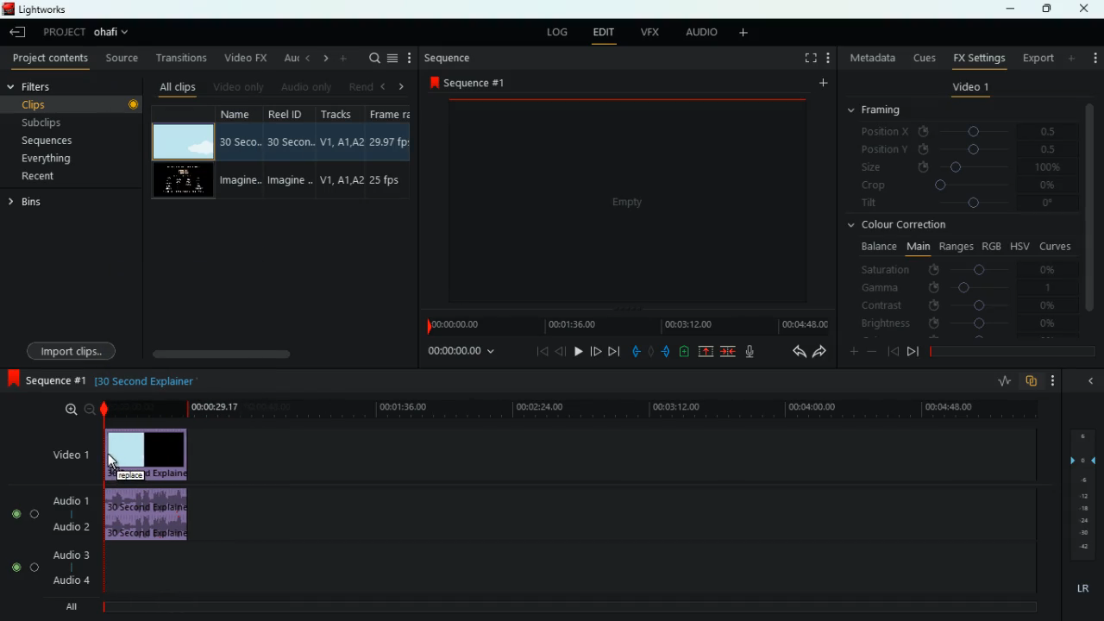 The width and height of the screenshot is (1104, 621). Describe the element at coordinates (259, 351) in the screenshot. I see `scroll` at that location.